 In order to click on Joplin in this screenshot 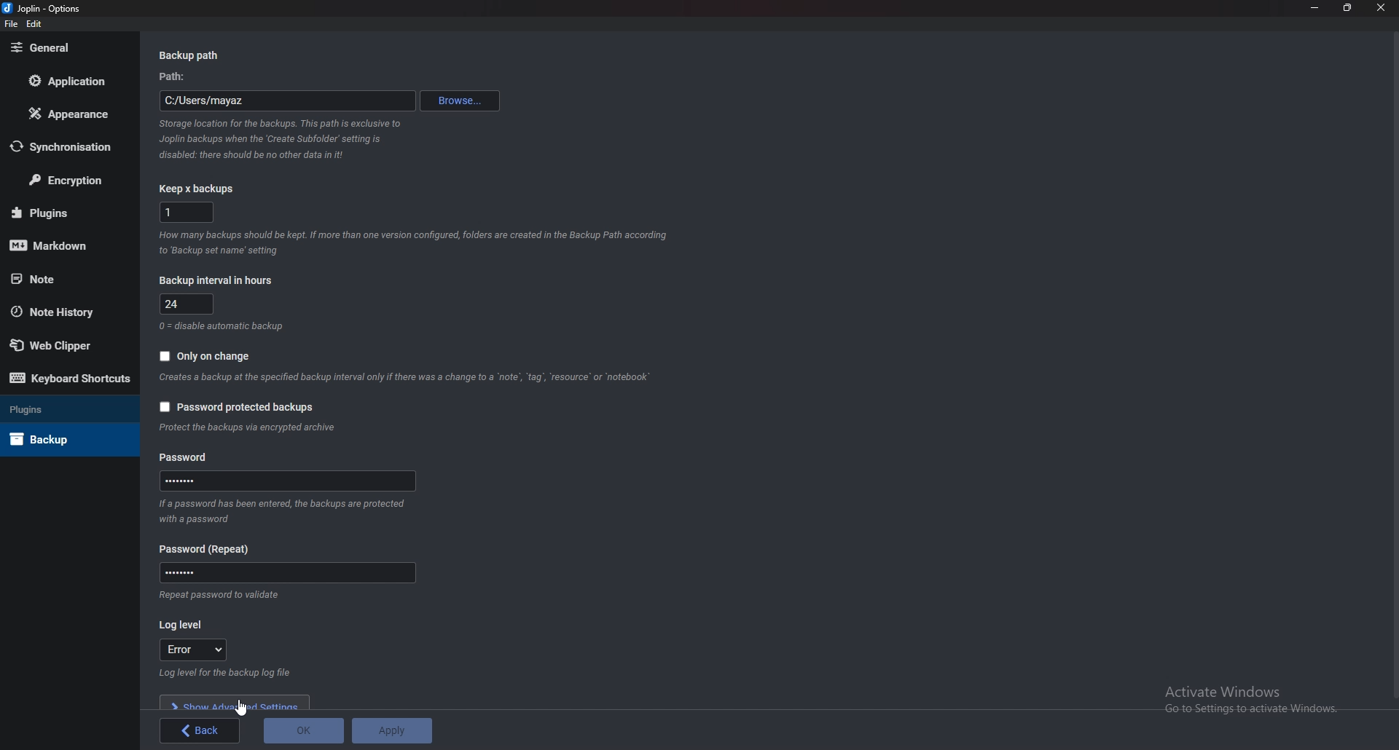, I will do `click(40, 9)`.